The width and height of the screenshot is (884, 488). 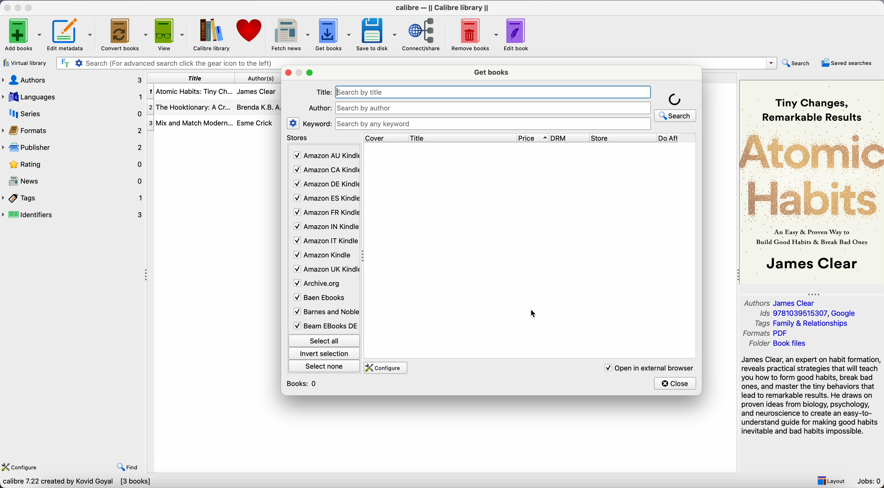 I want to click on Do Aff, so click(x=677, y=138).